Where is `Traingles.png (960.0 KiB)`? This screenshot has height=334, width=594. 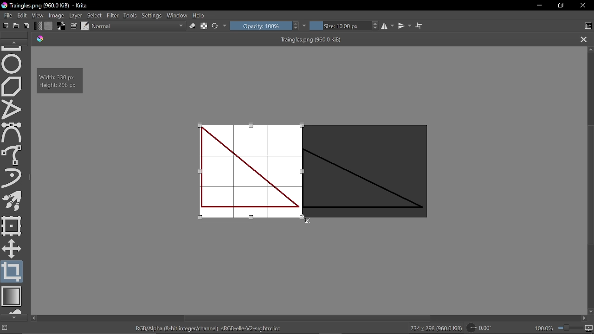 Traingles.png (960.0 KiB) is located at coordinates (301, 40).